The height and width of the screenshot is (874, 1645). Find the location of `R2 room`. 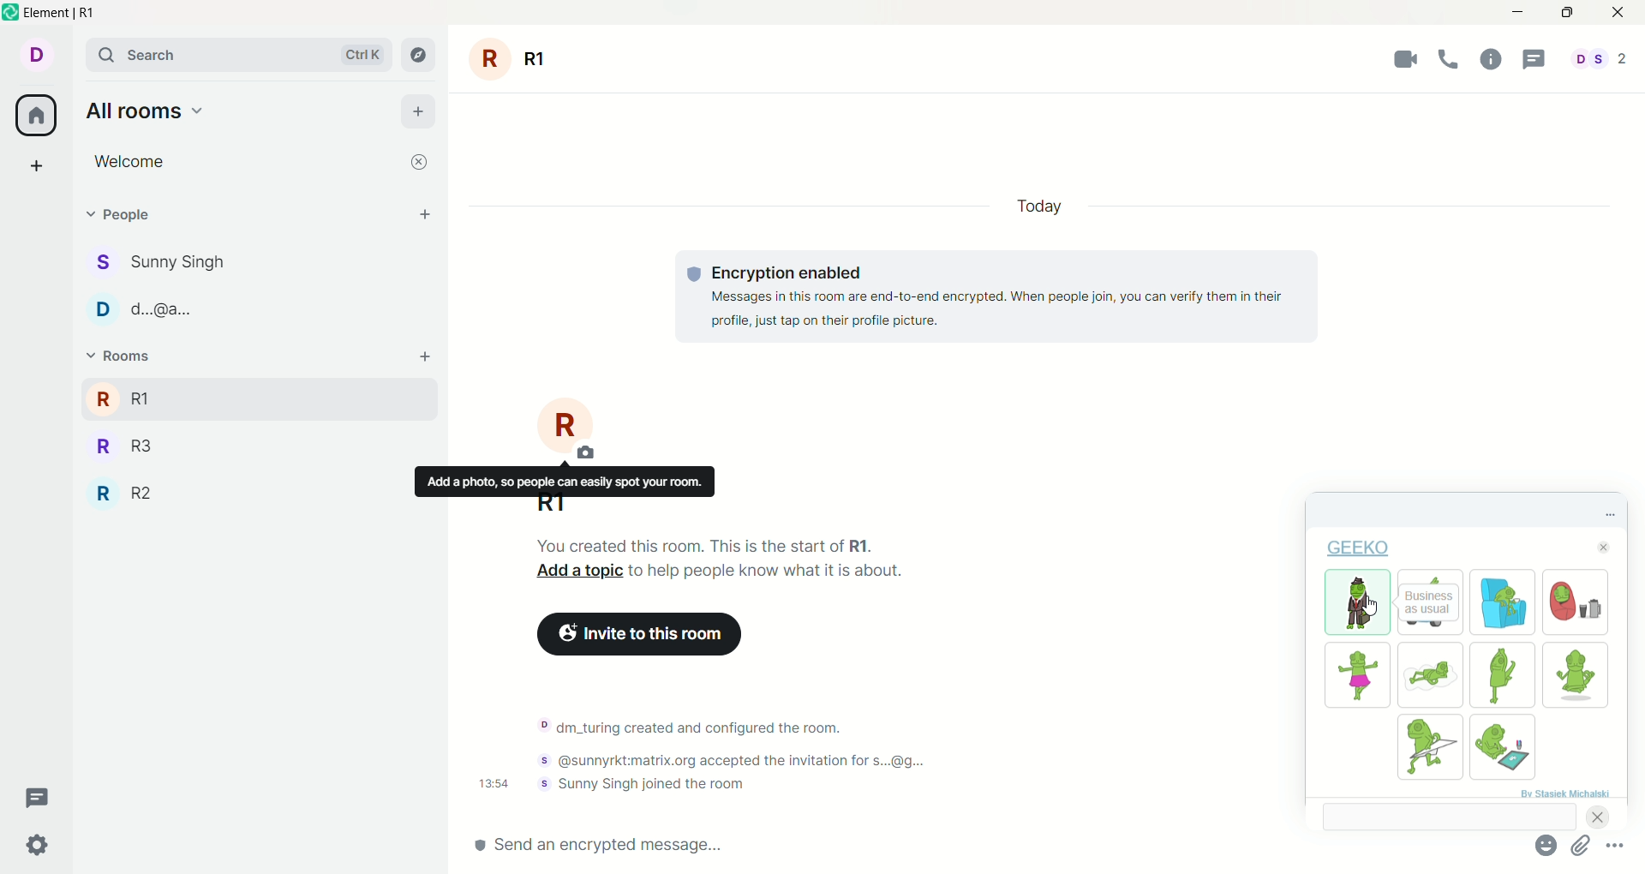

R2 room is located at coordinates (123, 493).